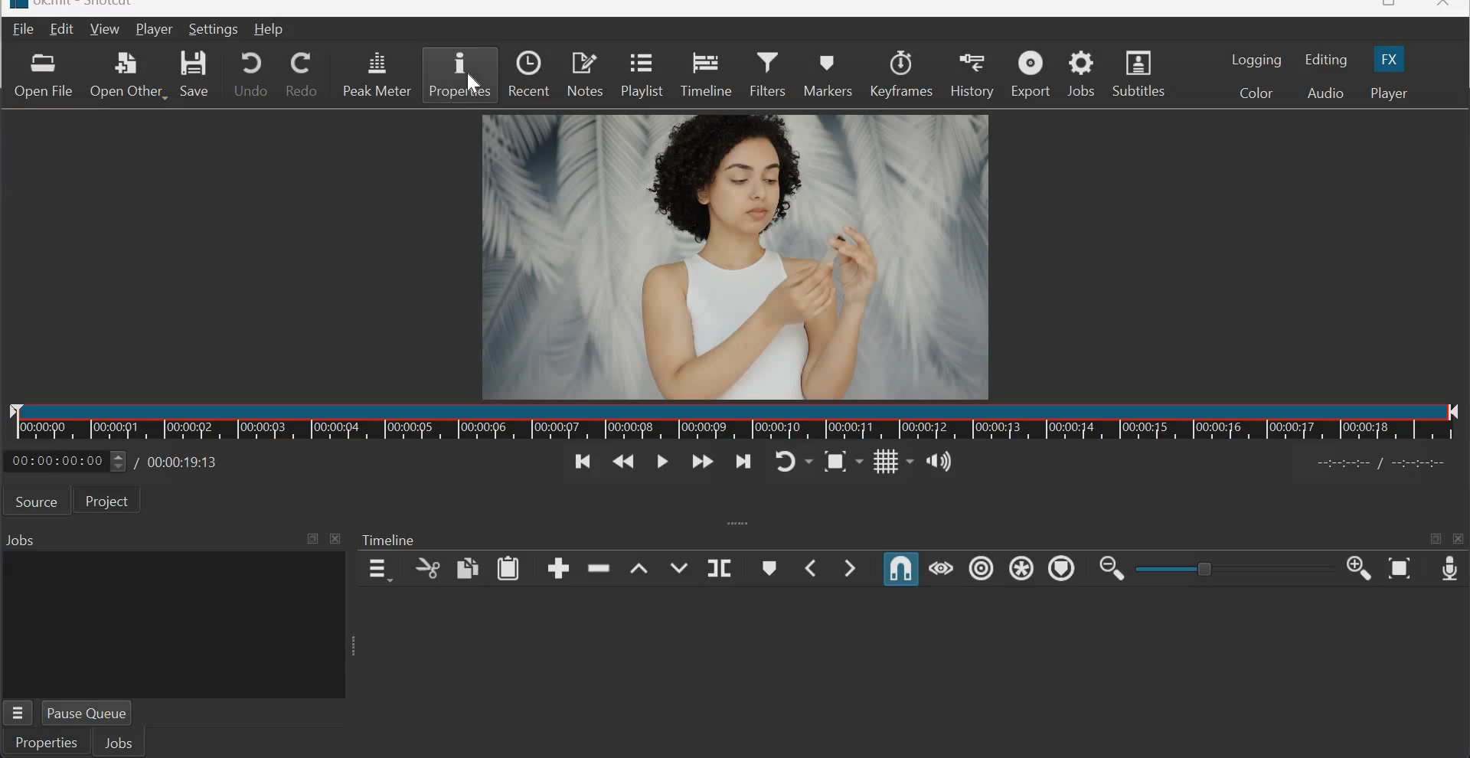 This screenshot has width=1470, height=758. Describe the element at coordinates (624, 462) in the screenshot. I see `Play quickly backwards` at that location.